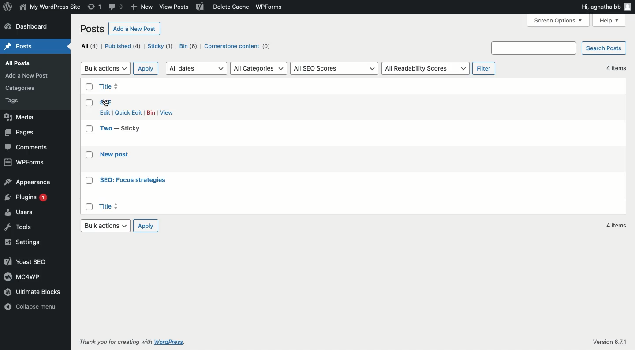 The height and width of the screenshot is (350, 635). What do you see at coordinates (134, 29) in the screenshot?
I see `Add a new post` at bounding box center [134, 29].